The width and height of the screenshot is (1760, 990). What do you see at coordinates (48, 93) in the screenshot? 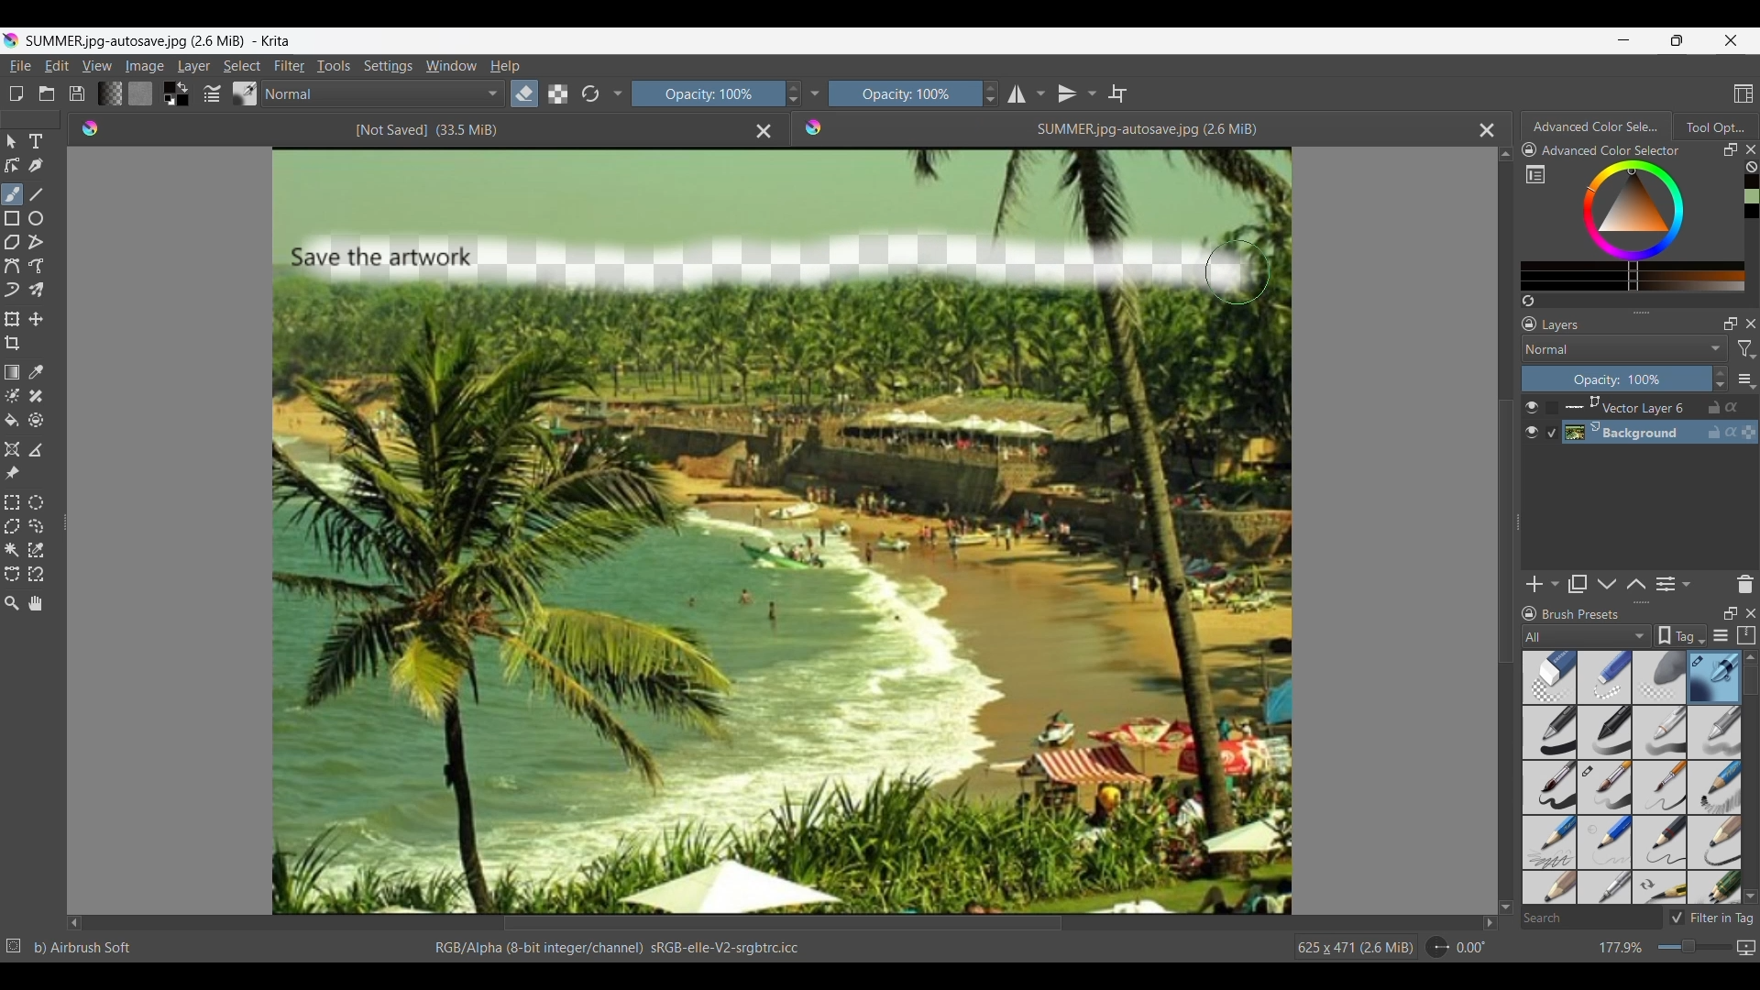
I see `Open an existing document` at bounding box center [48, 93].